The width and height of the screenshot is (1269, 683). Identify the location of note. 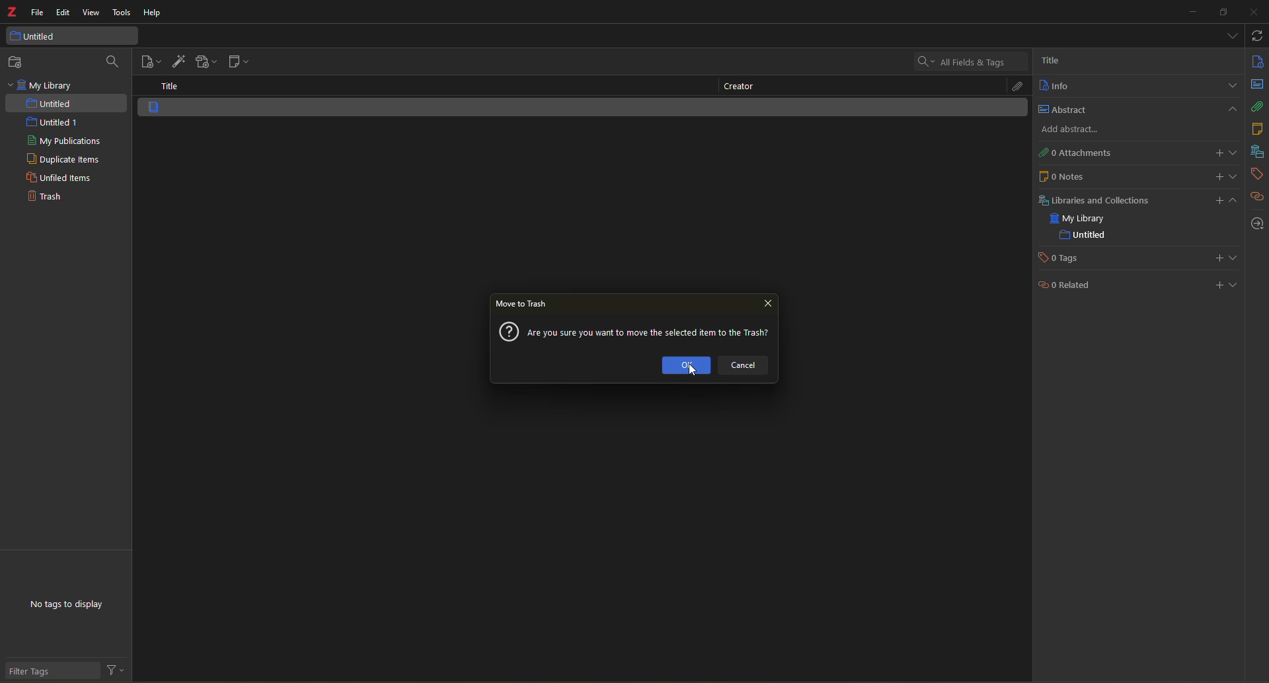
(1061, 176).